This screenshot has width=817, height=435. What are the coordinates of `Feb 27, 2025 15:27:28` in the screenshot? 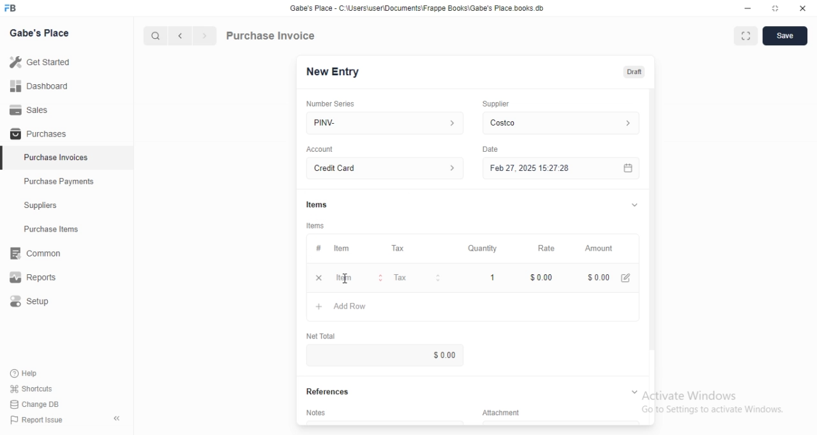 It's located at (561, 168).